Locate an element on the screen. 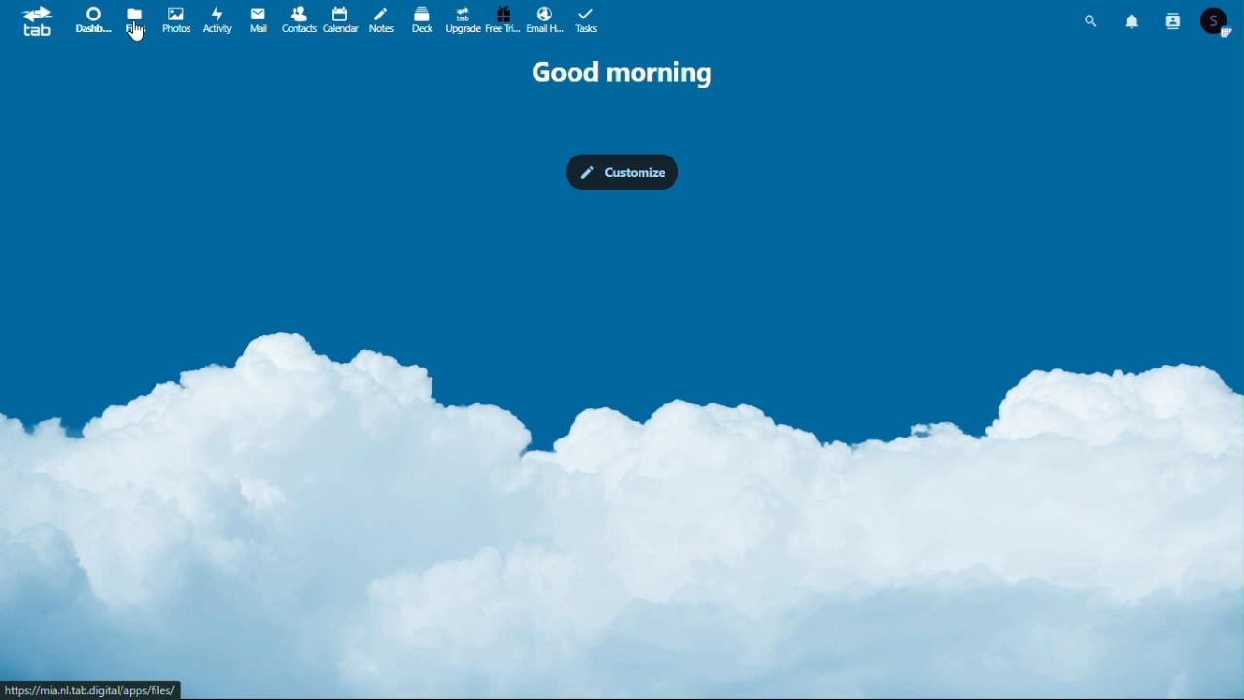 The height and width of the screenshot is (700, 1244). photos is located at coordinates (174, 17).